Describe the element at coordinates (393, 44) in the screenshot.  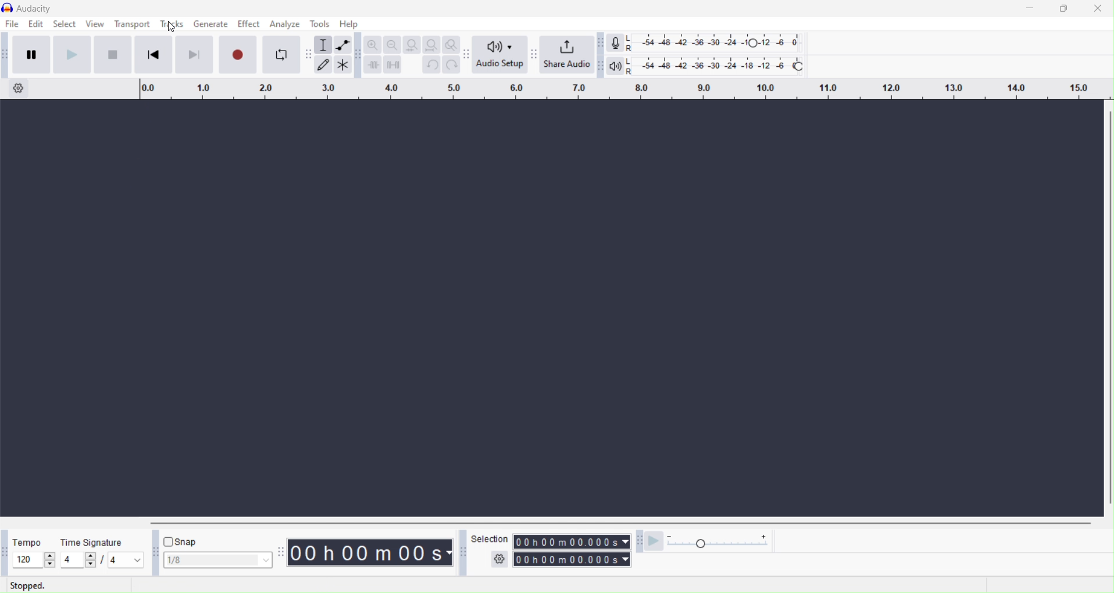
I see `Zoom out` at that location.